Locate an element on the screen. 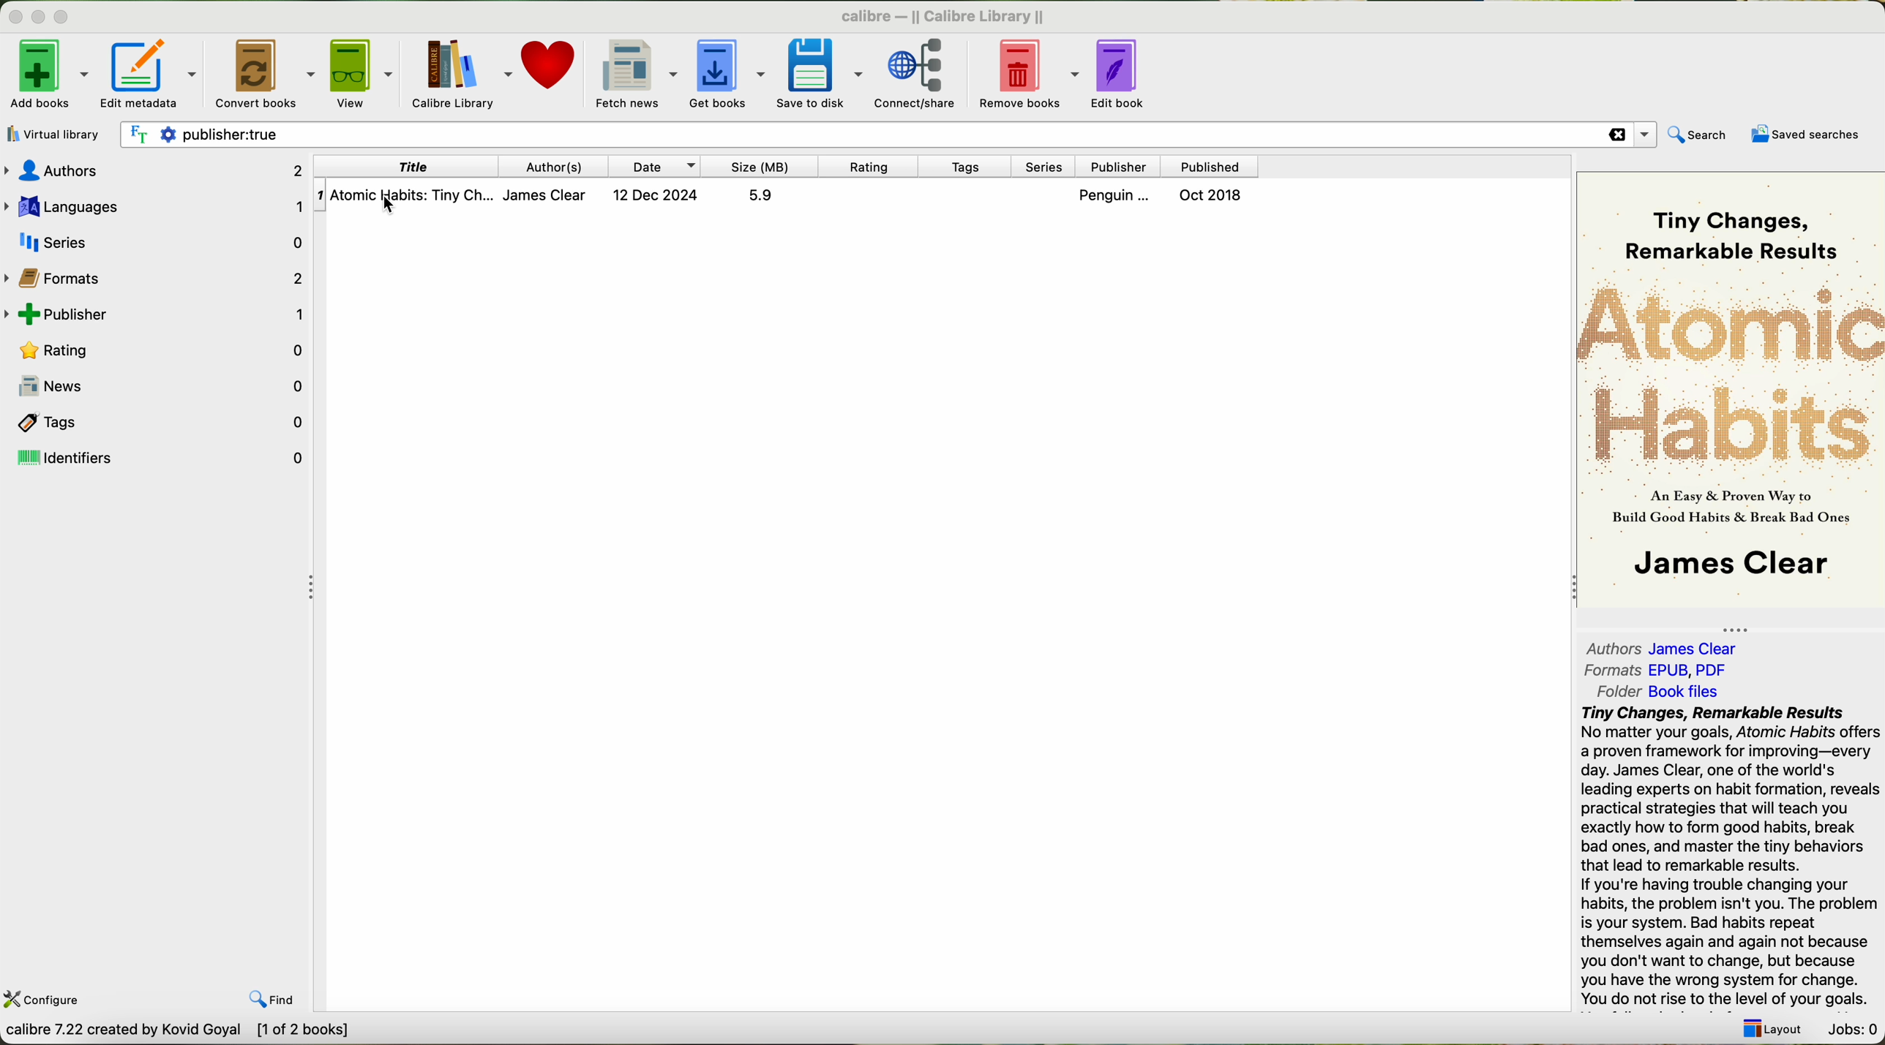  edit book is located at coordinates (1118, 74).